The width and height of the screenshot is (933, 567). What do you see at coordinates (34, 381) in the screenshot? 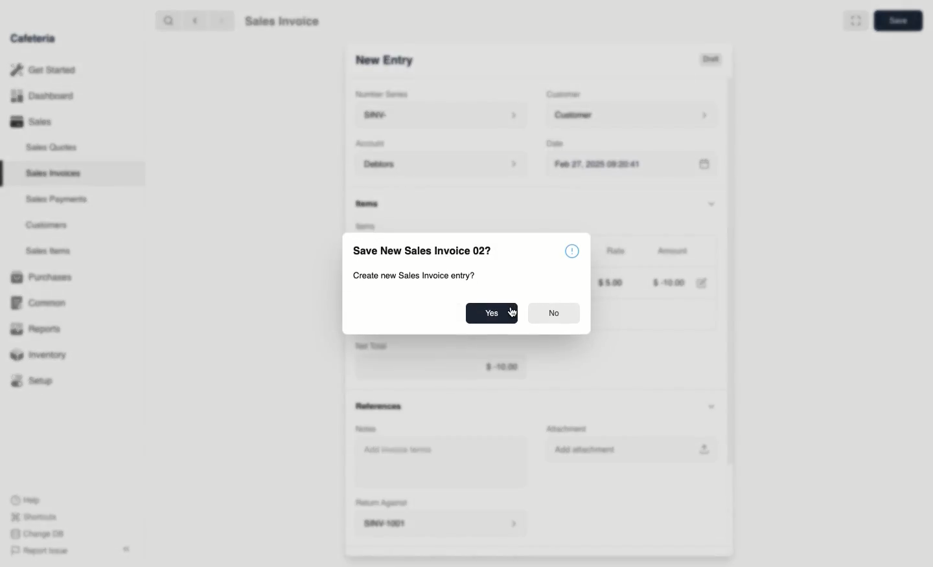
I see `Setup` at bounding box center [34, 381].